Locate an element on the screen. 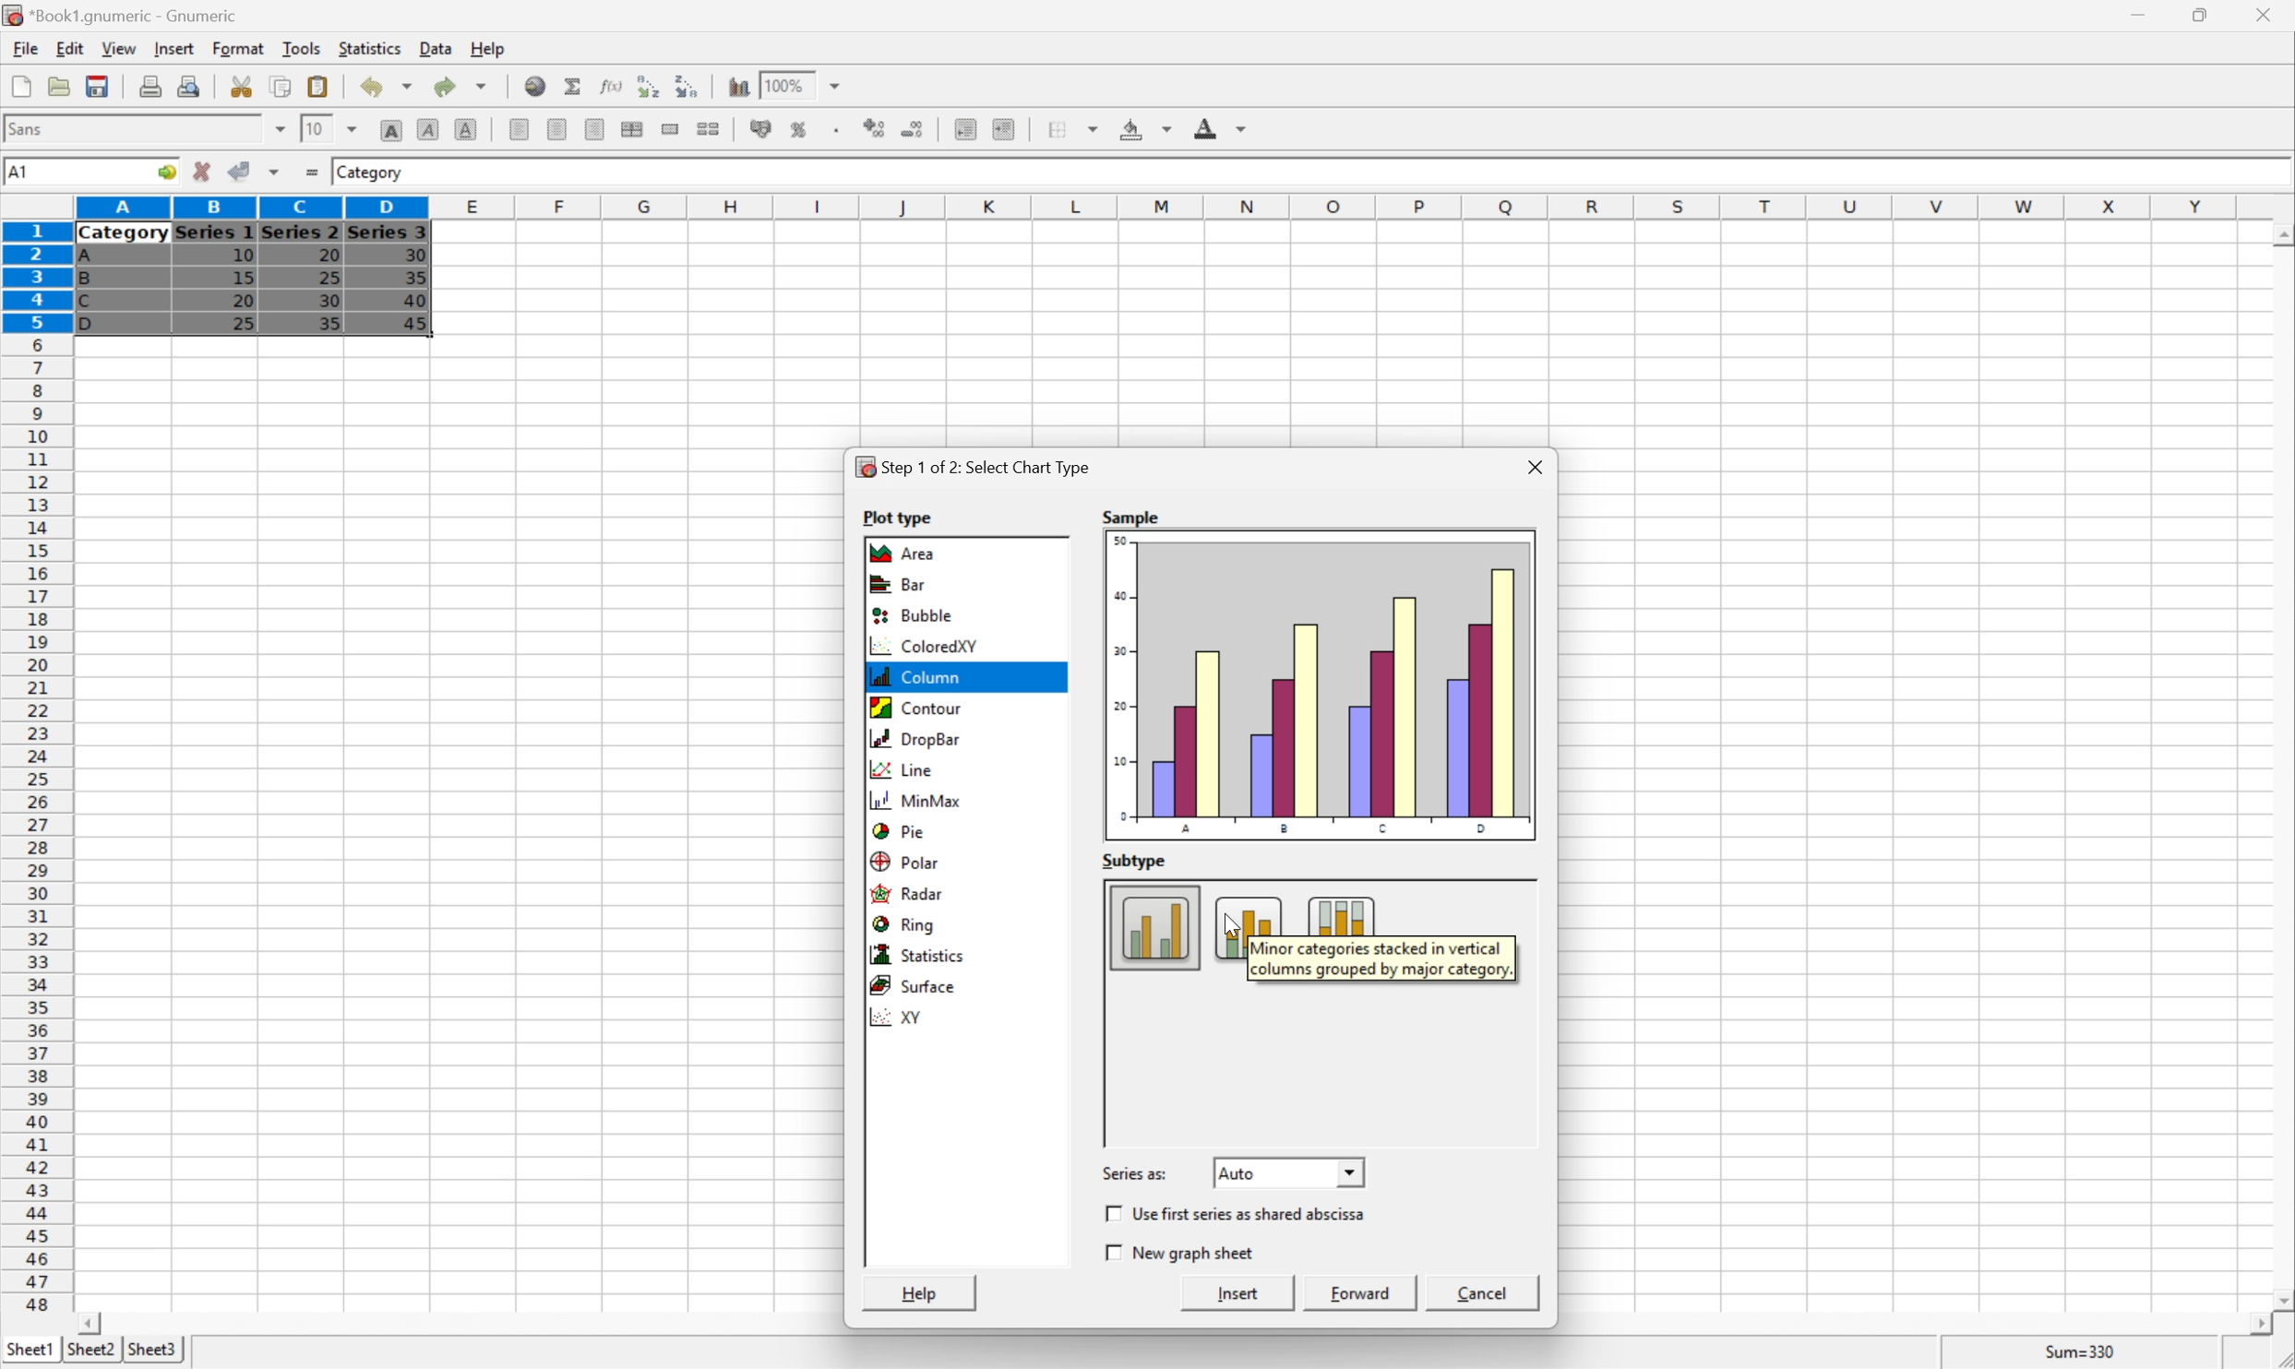 This screenshot has width=2295, height=1369. Merge a range of cells is located at coordinates (669, 128).